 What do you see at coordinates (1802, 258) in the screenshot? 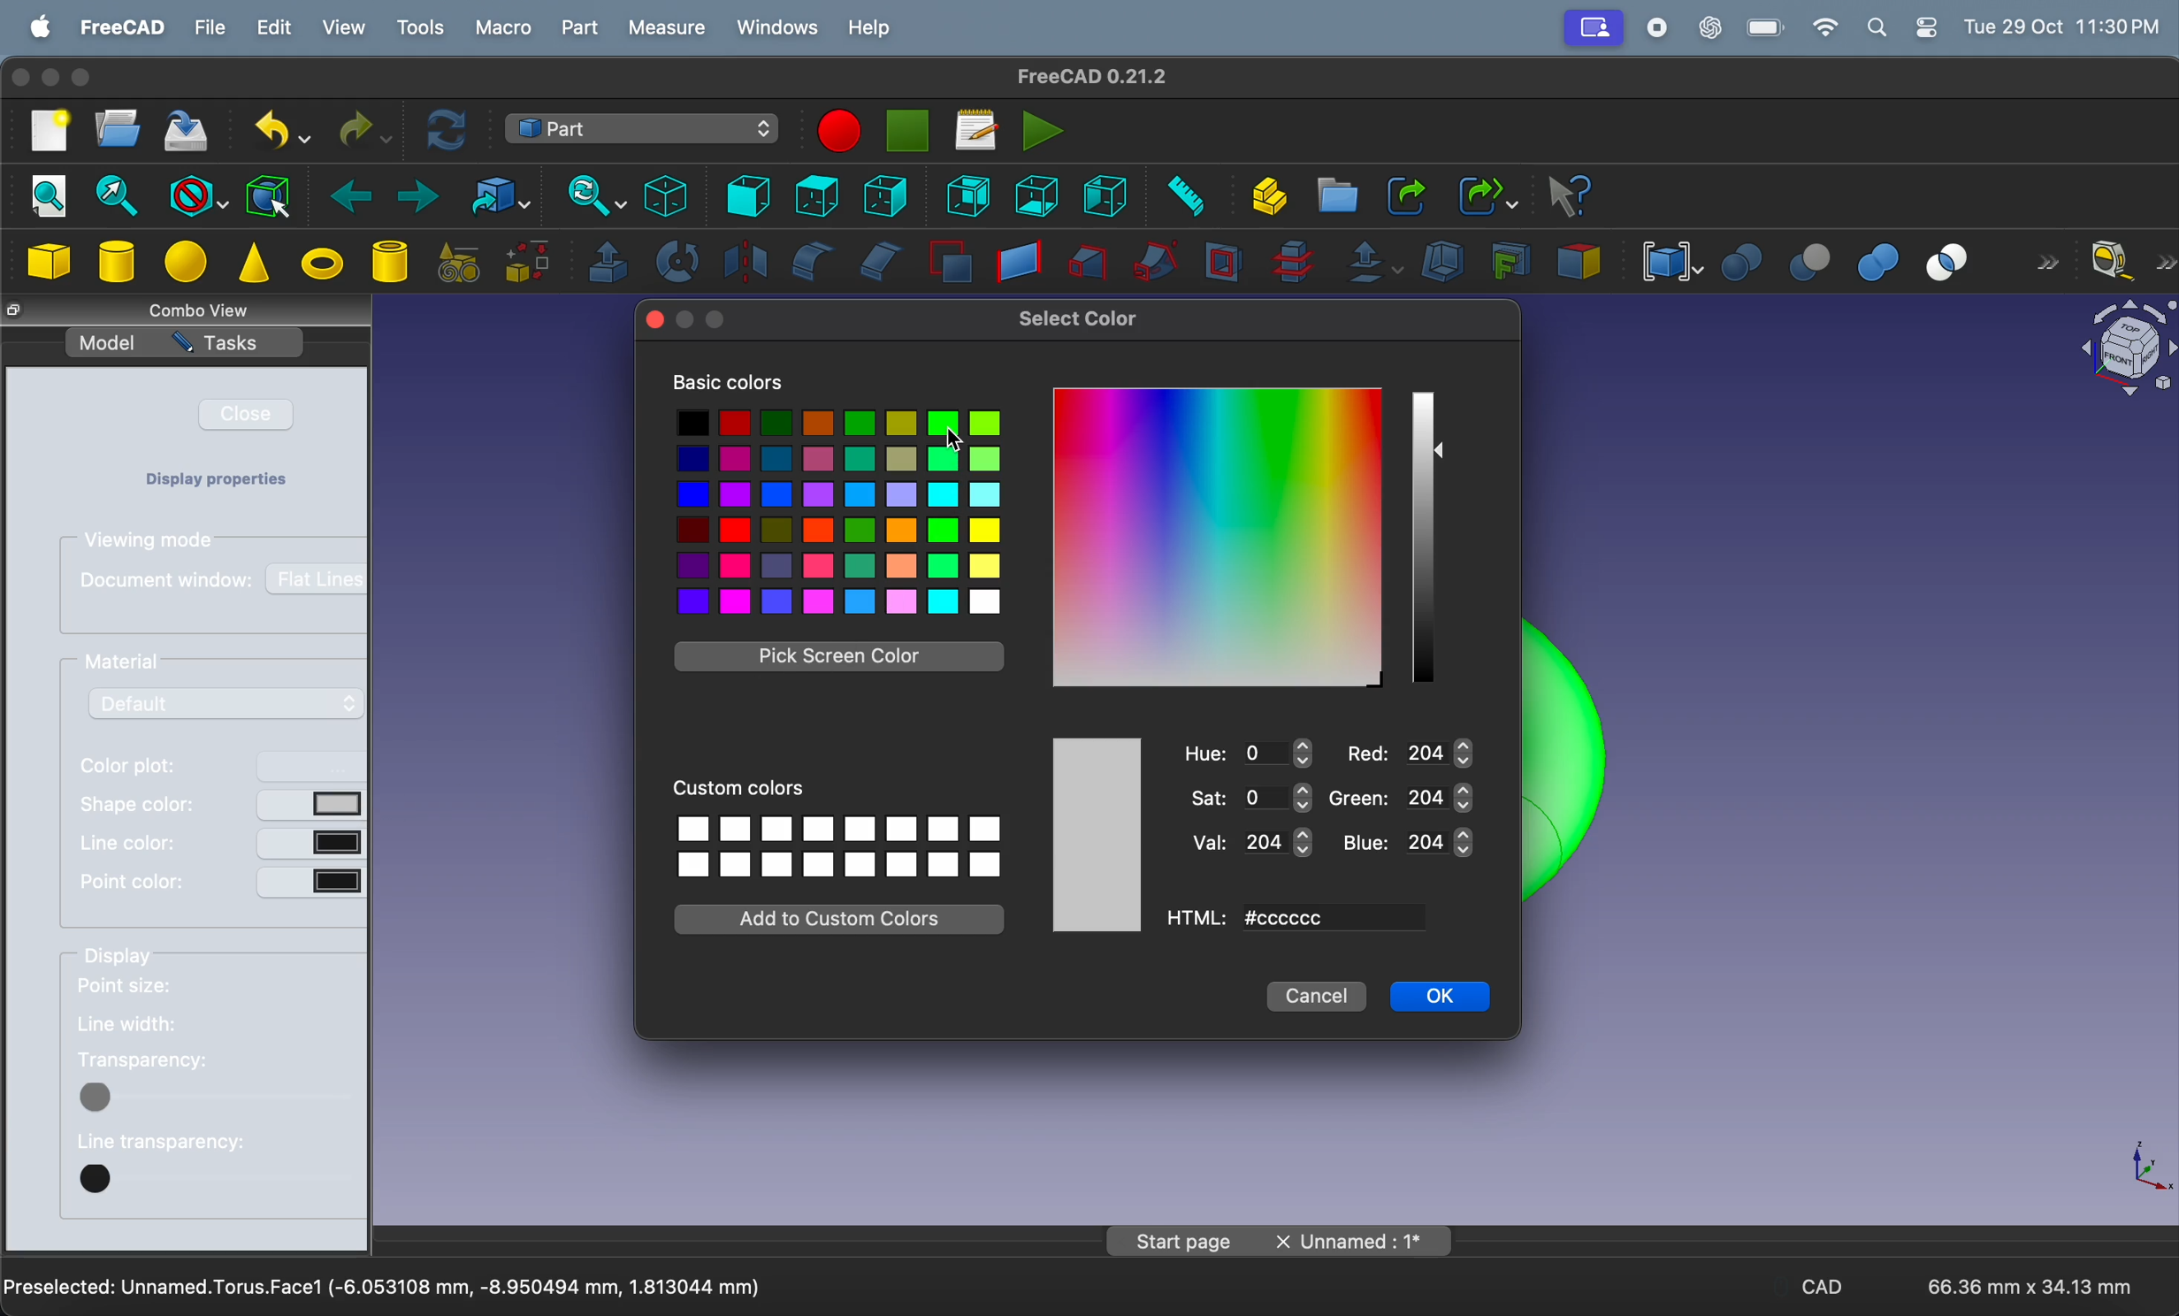
I see `cut` at bounding box center [1802, 258].